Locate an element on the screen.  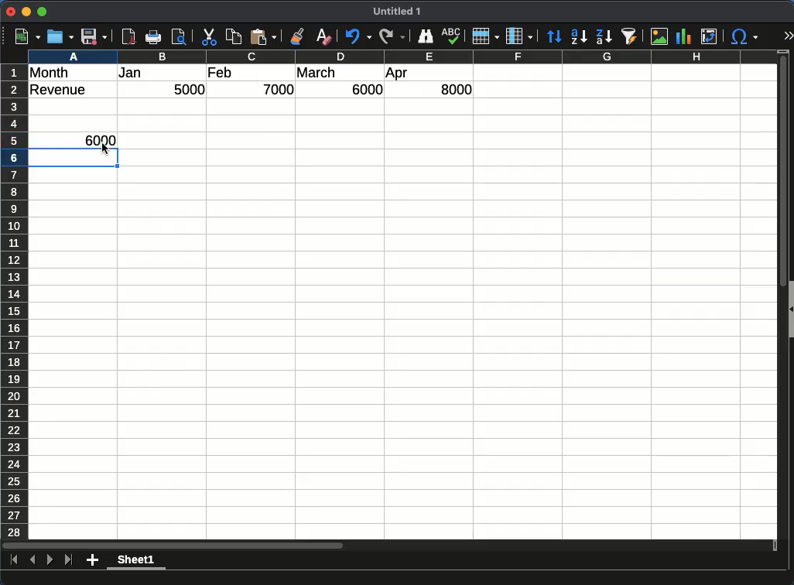
clone formatting is located at coordinates (296, 36).